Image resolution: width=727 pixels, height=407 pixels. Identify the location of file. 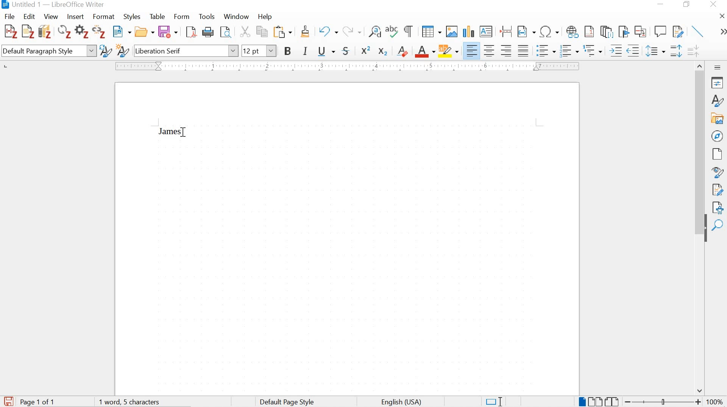
(10, 16).